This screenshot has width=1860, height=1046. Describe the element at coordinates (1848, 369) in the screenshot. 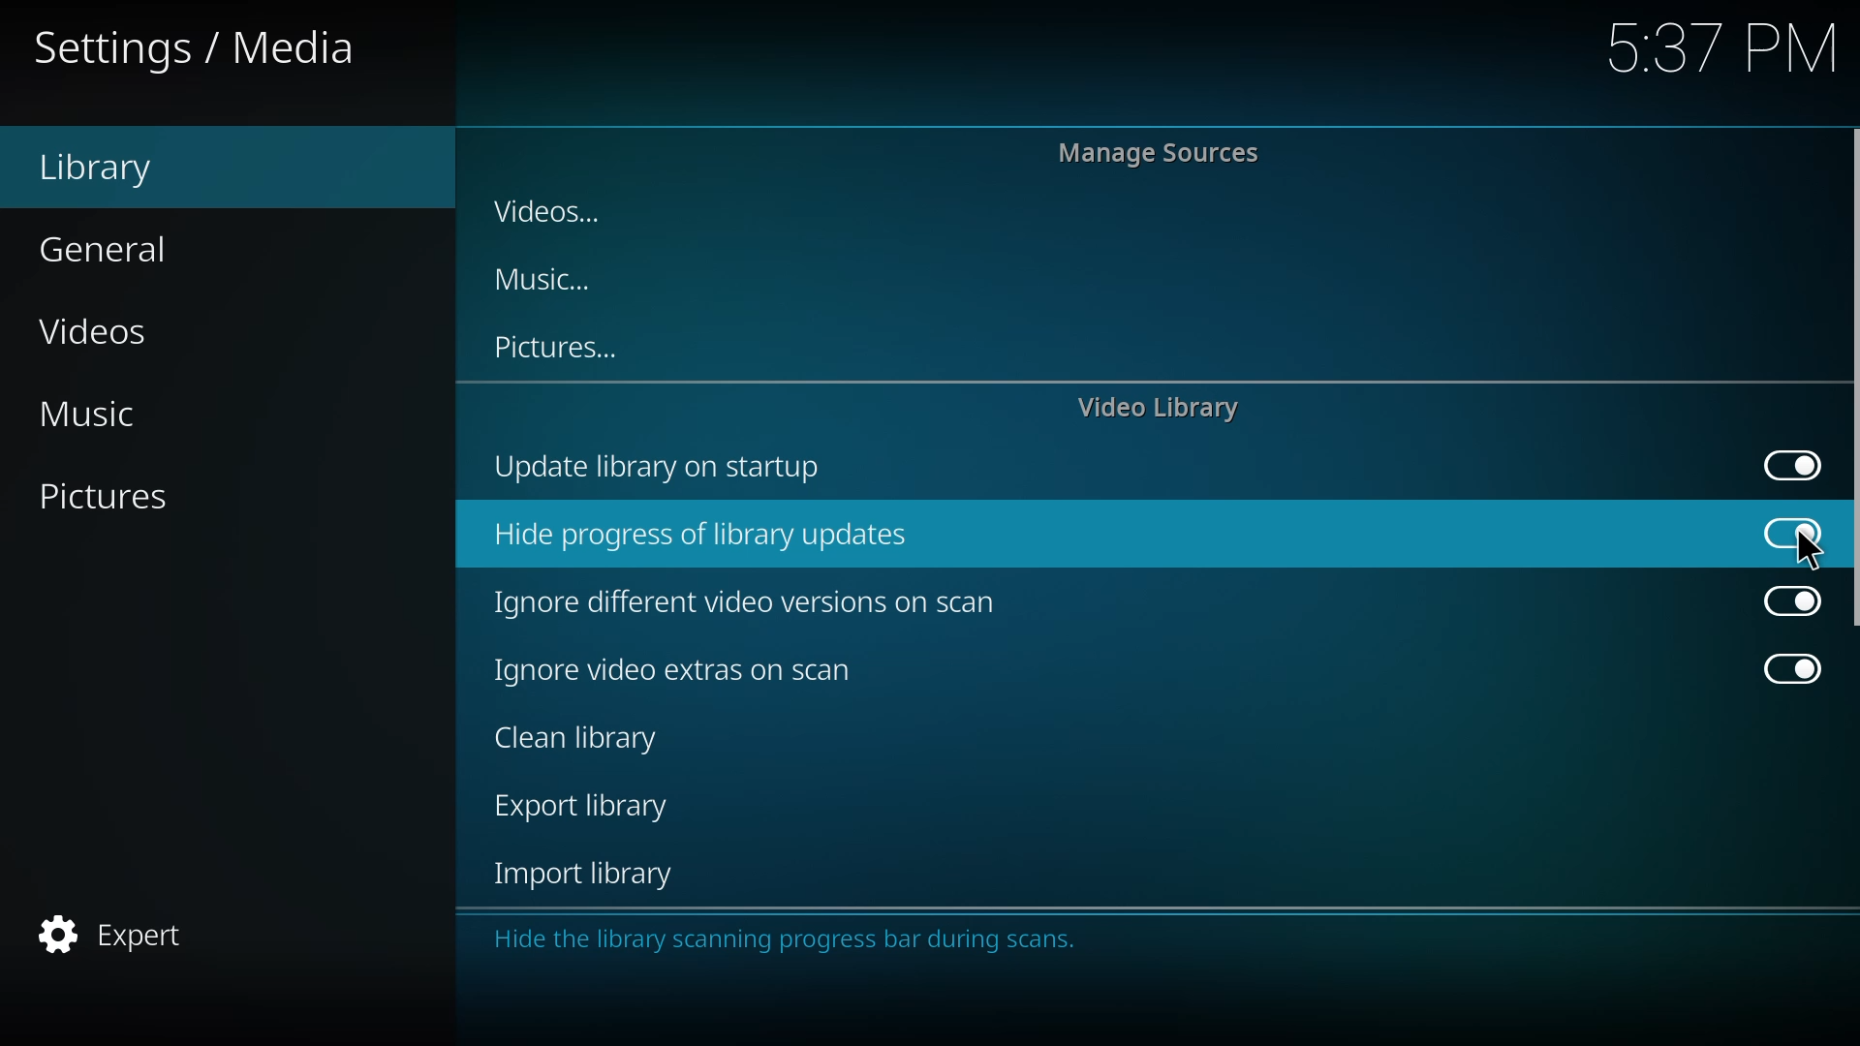

I see `vertical scroll bar` at that location.